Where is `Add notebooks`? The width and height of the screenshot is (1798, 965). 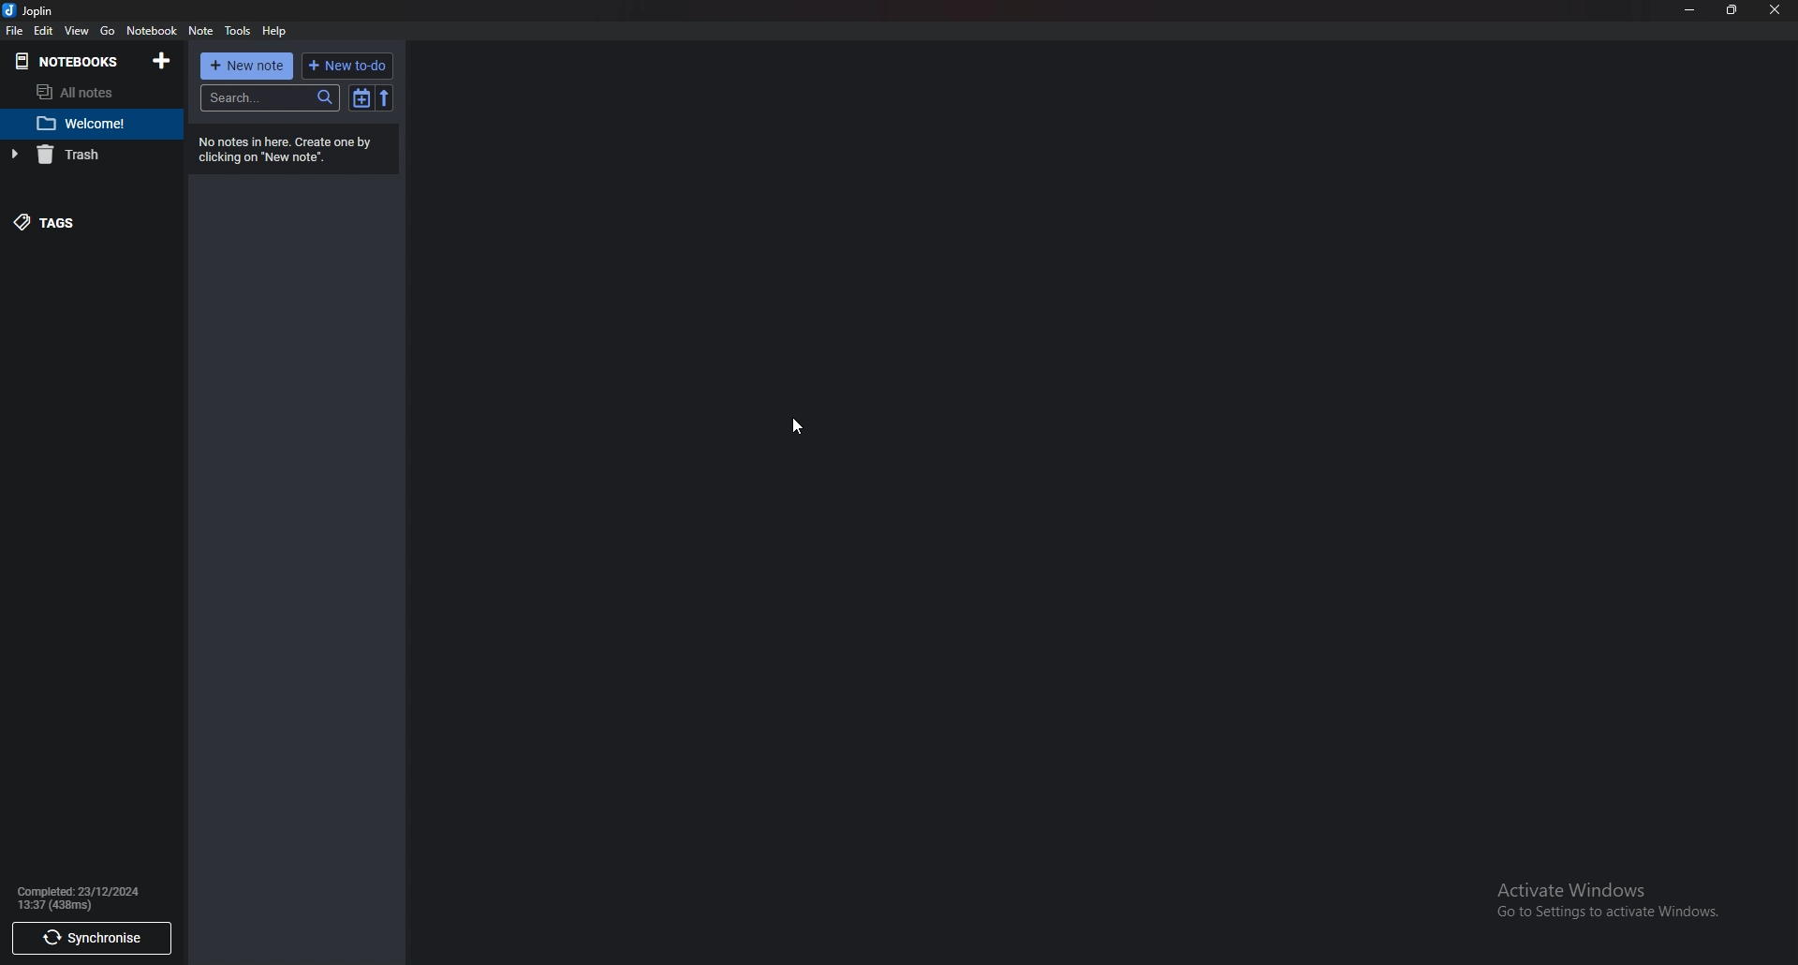
Add notebooks is located at coordinates (162, 60).